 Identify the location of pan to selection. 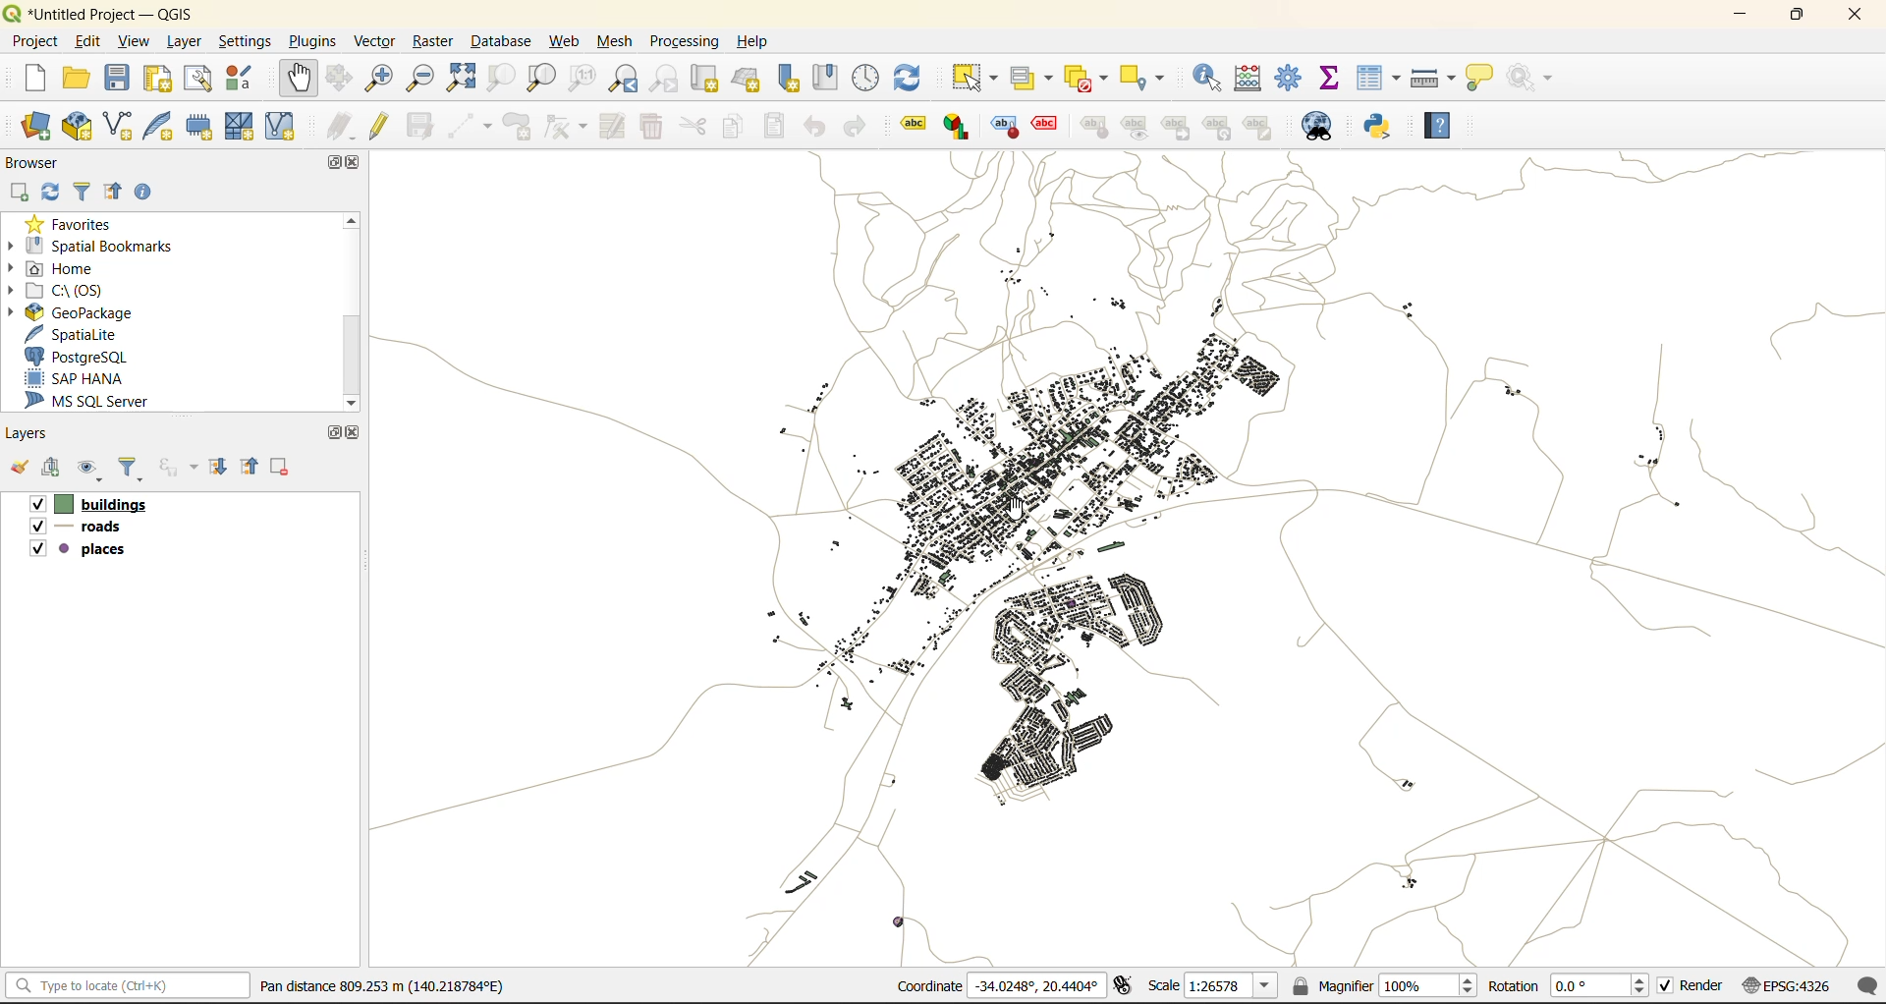
(346, 78).